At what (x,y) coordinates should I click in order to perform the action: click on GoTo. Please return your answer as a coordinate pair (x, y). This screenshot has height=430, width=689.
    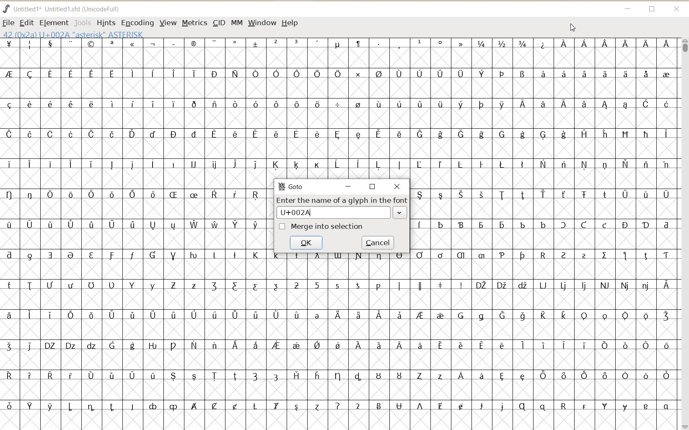
    Looking at the image, I should click on (292, 188).